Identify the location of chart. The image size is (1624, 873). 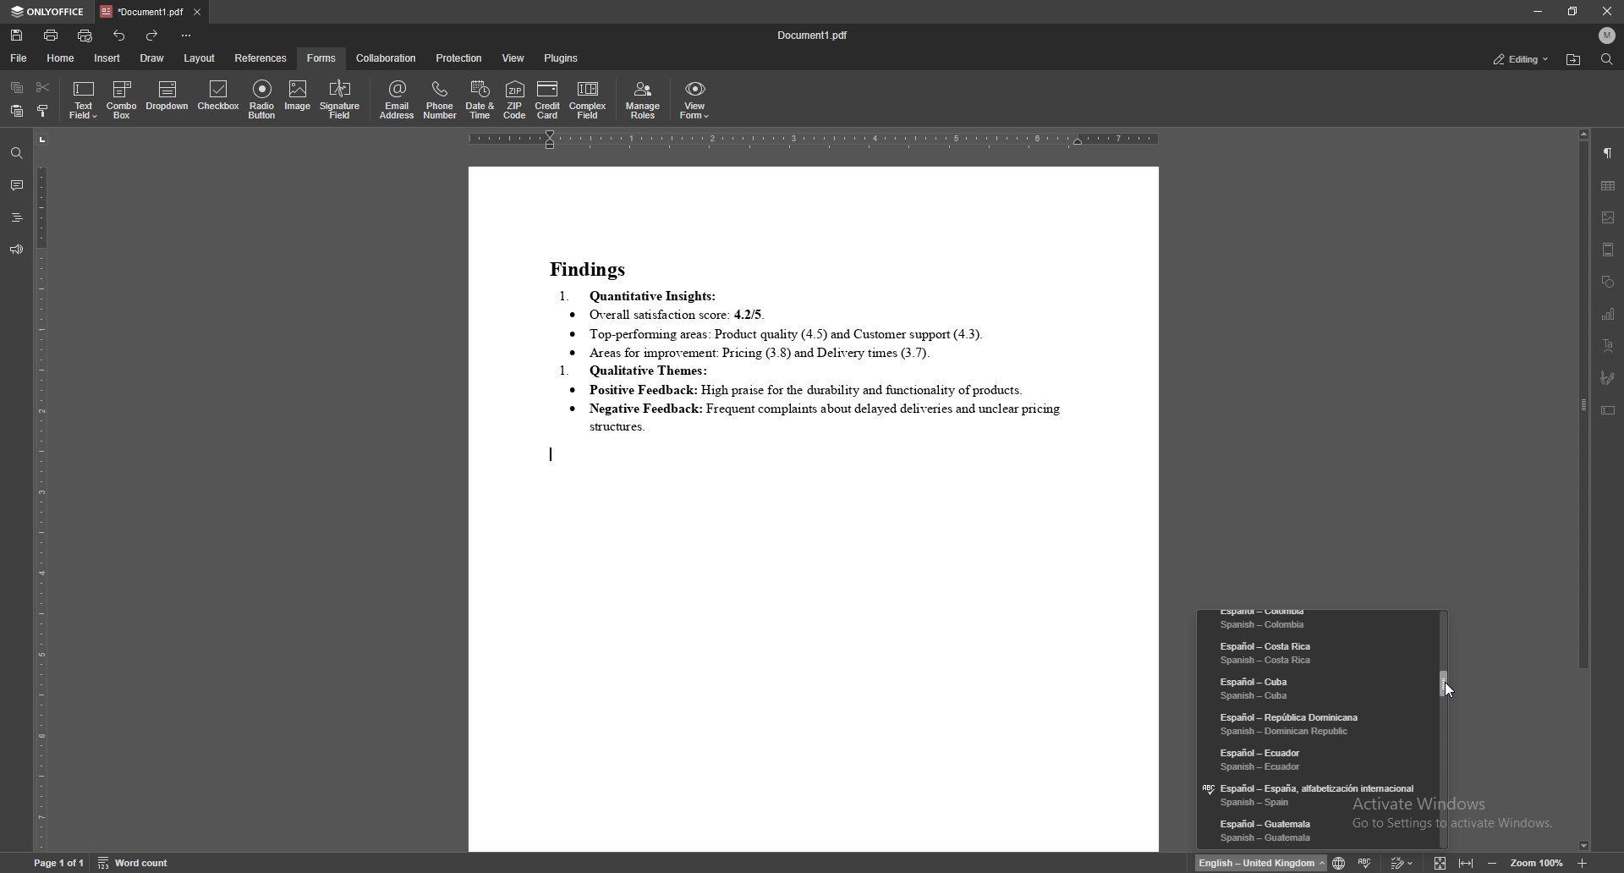
(1610, 314).